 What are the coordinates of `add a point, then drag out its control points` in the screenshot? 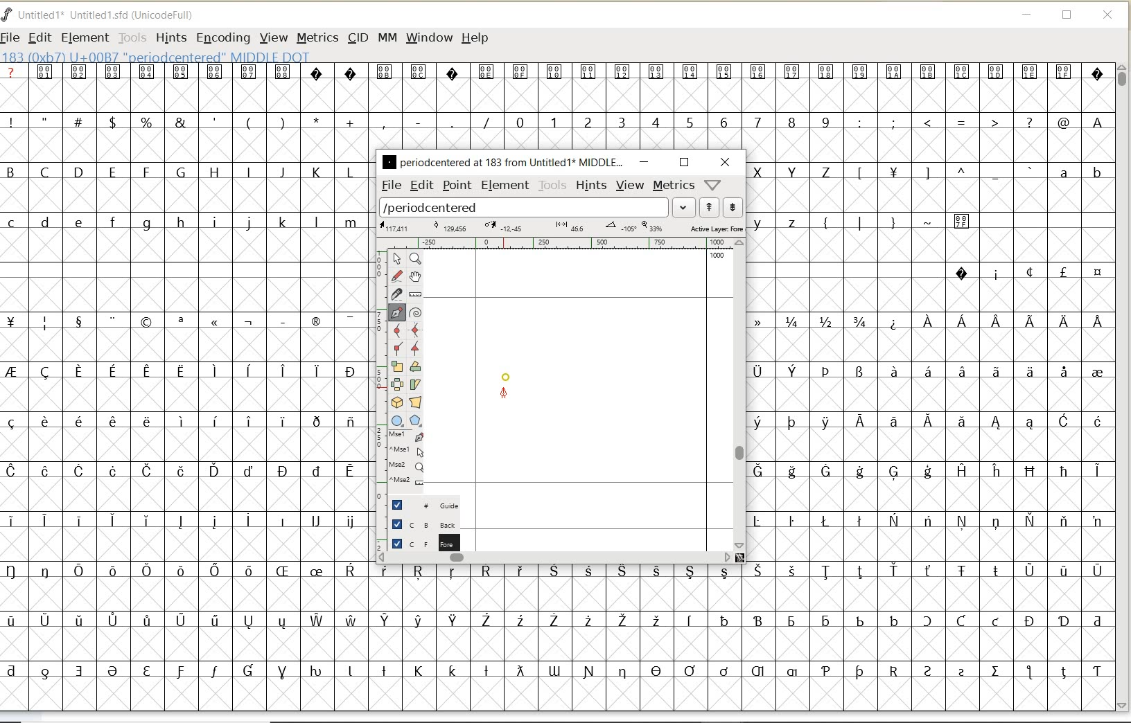 It's located at (397, 312).